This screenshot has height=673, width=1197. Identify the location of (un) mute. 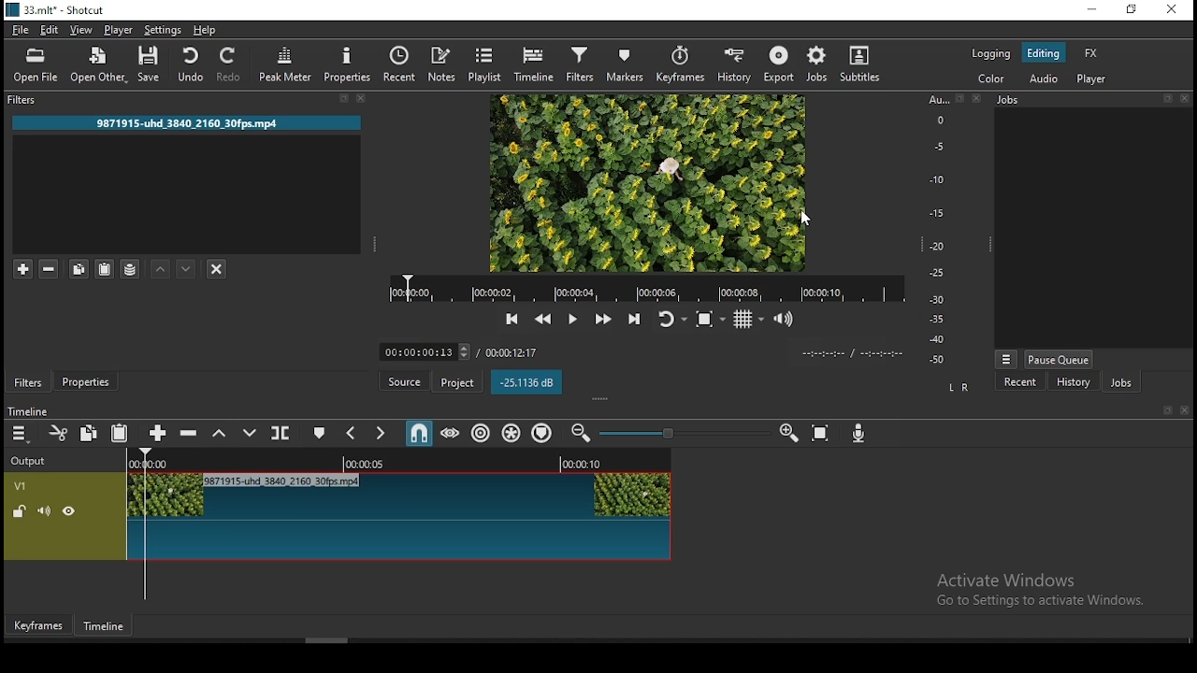
(45, 511).